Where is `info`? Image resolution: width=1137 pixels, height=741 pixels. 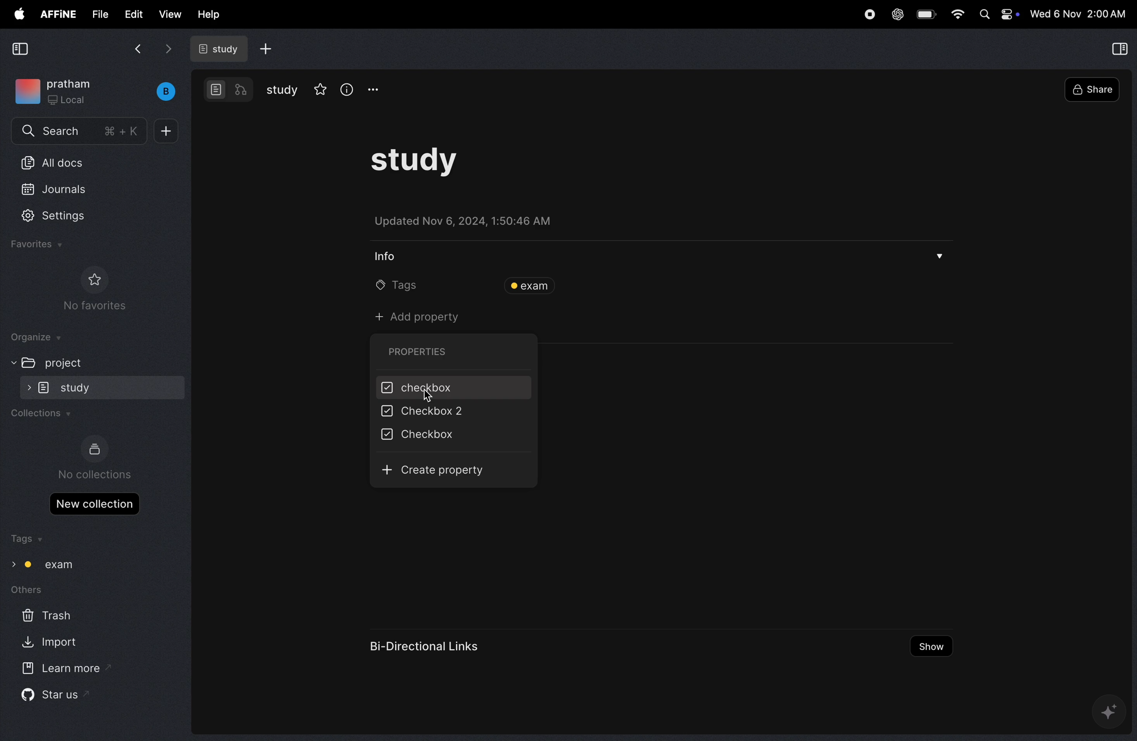
info is located at coordinates (398, 257).